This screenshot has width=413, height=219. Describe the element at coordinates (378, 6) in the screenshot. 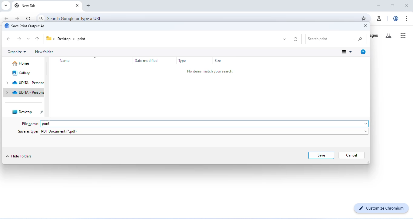

I see `minimize` at that location.